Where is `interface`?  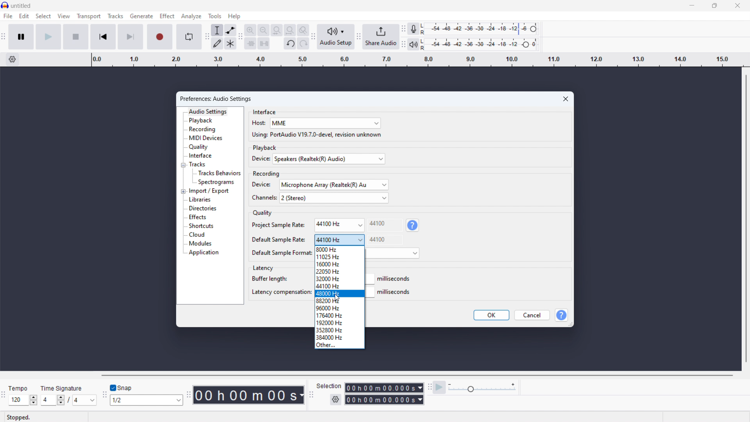
interface is located at coordinates (200, 156).